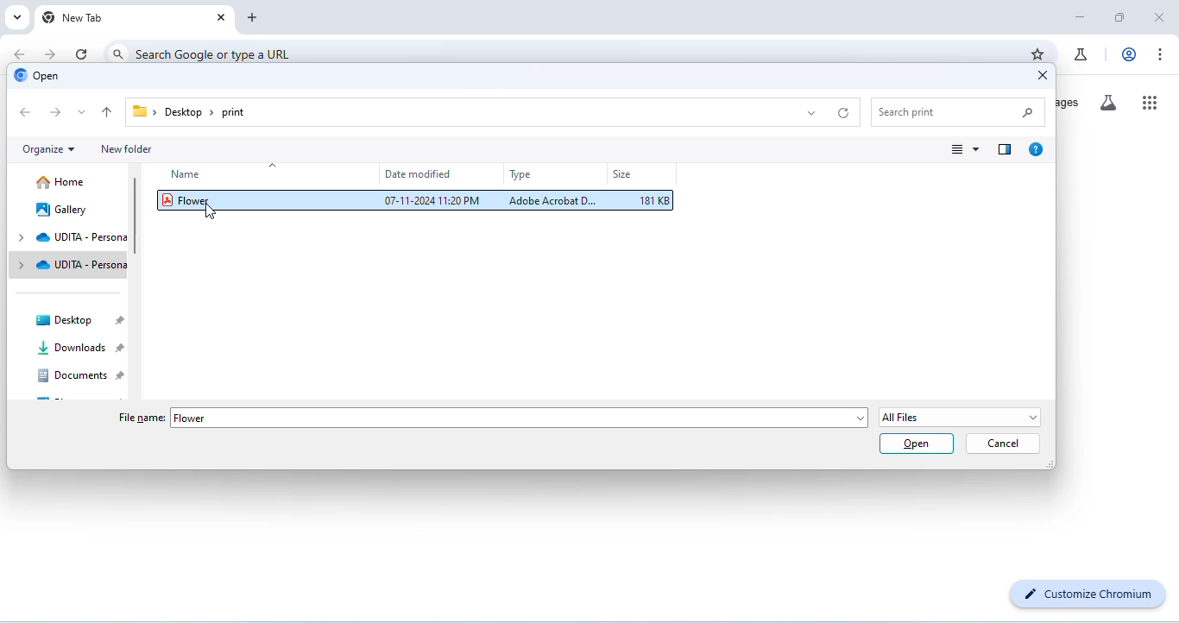 The image size is (1179, 623). Describe the element at coordinates (78, 318) in the screenshot. I see `desktop` at that location.